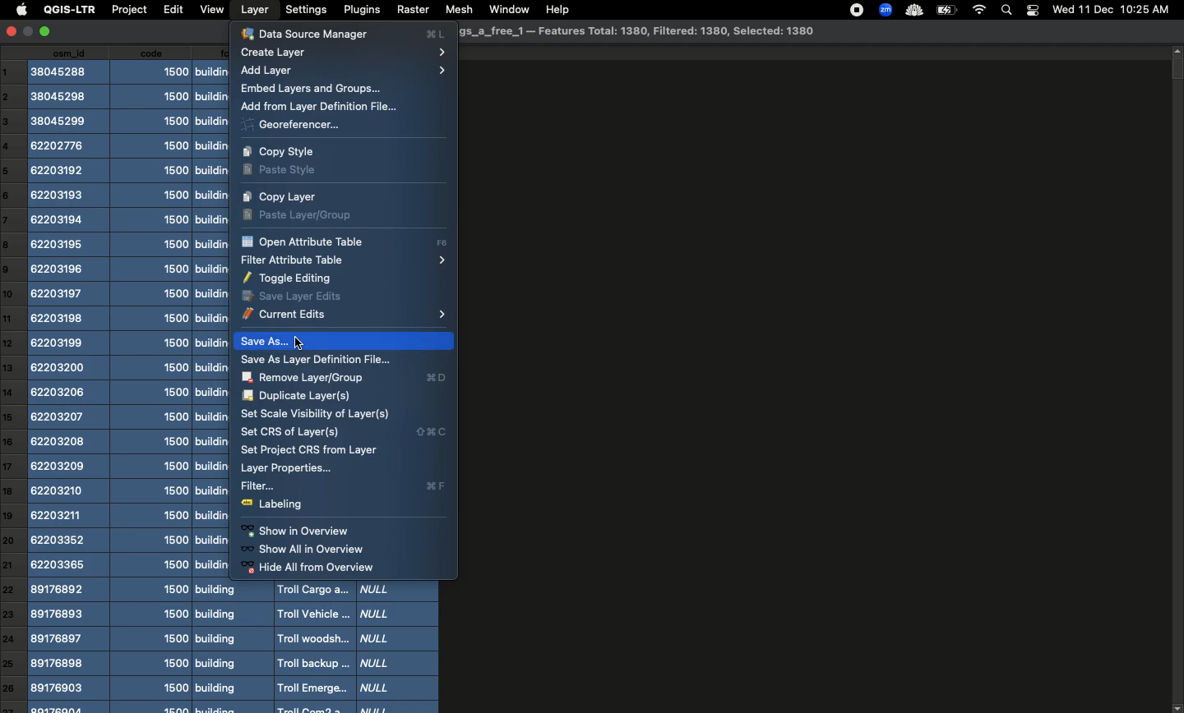 This screenshot has width=1184, height=713. What do you see at coordinates (345, 71) in the screenshot?
I see `Add layer` at bounding box center [345, 71].